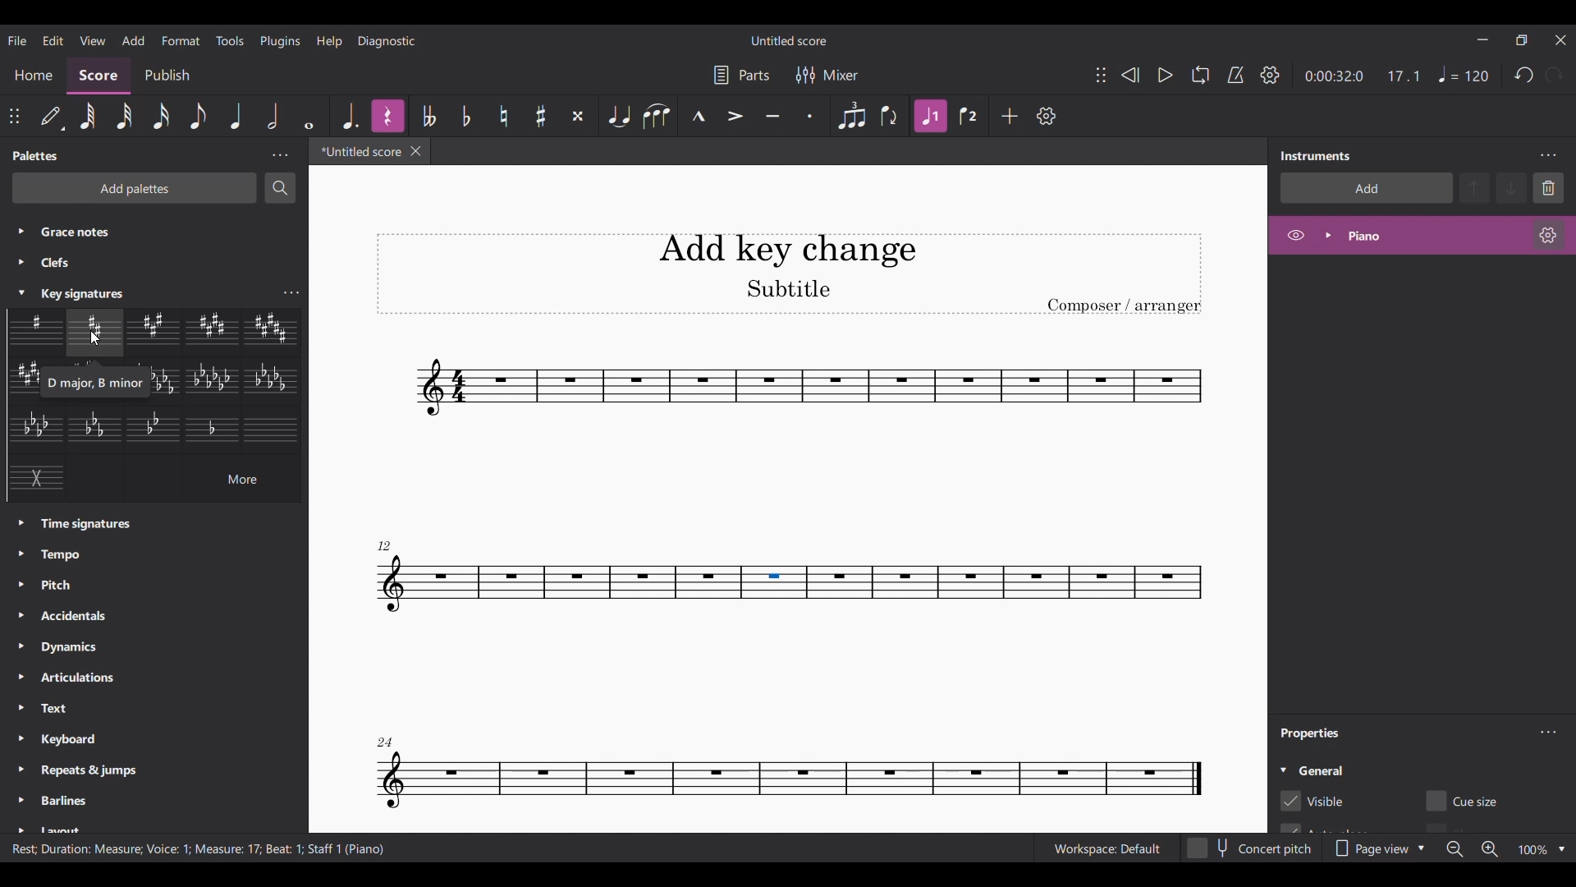  What do you see at coordinates (1010, 117) in the screenshot?
I see `Add tool` at bounding box center [1010, 117].